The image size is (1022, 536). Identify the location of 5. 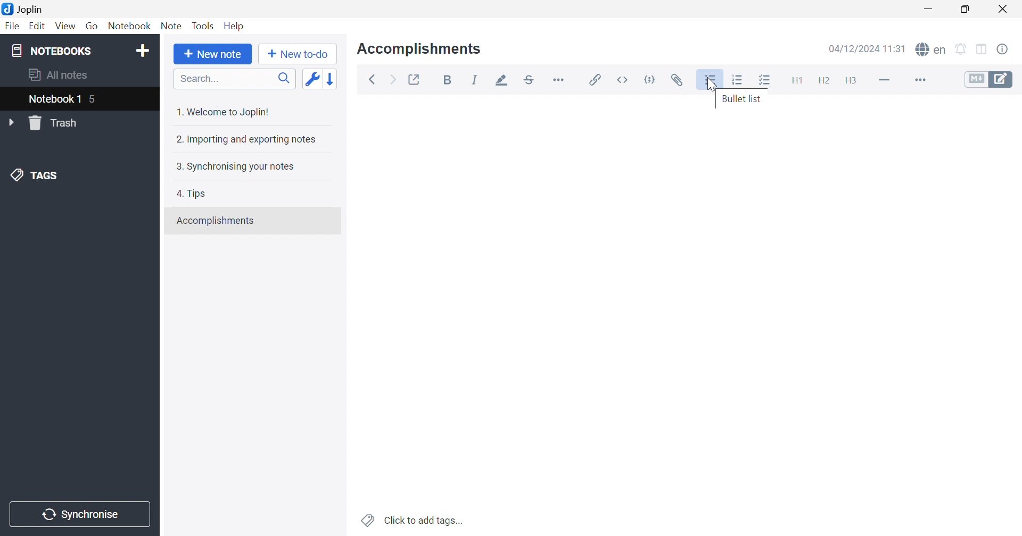
(95, 100).